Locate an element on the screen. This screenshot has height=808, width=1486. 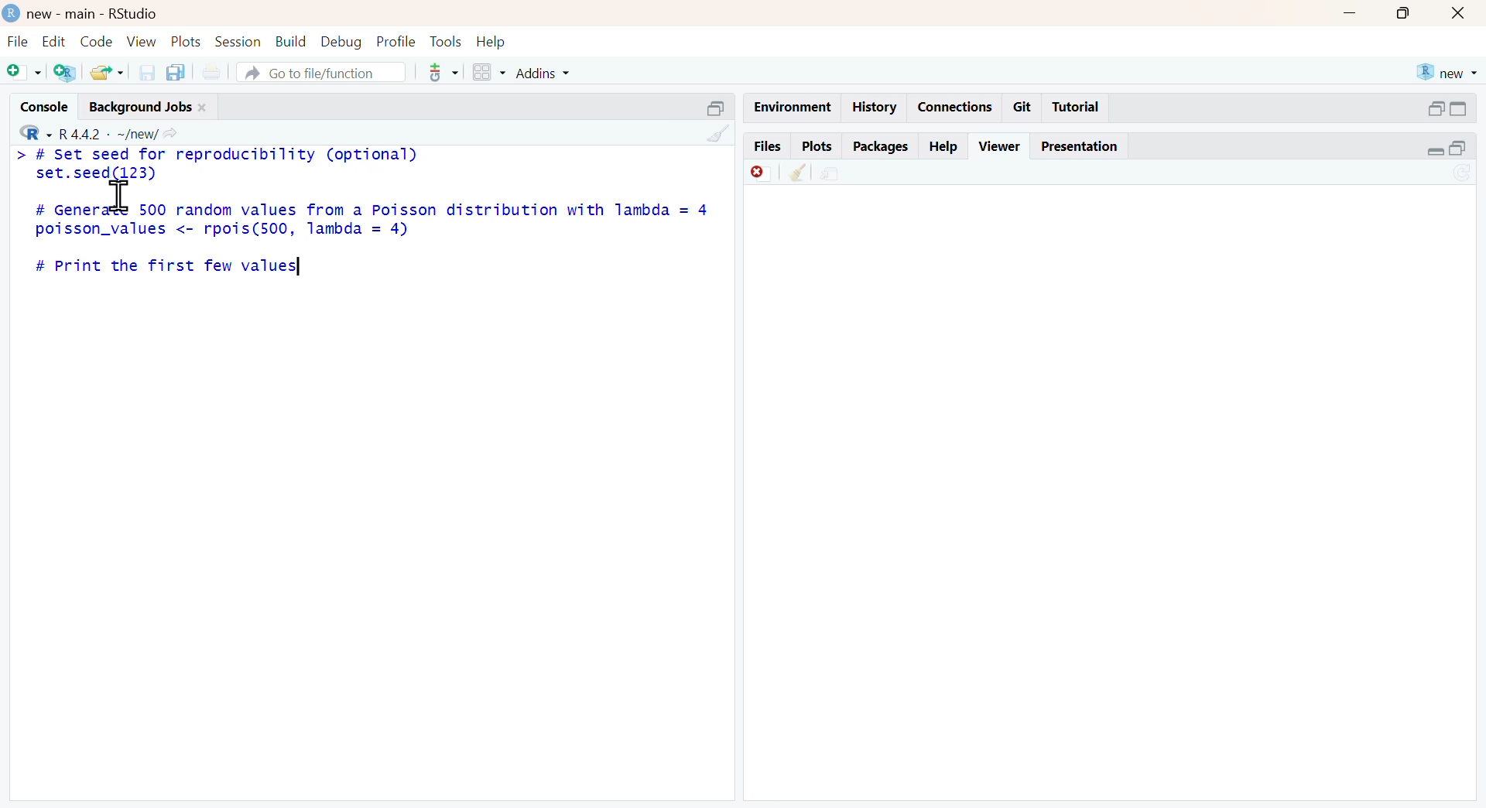
viewer is located at coordinates (1002, 146).